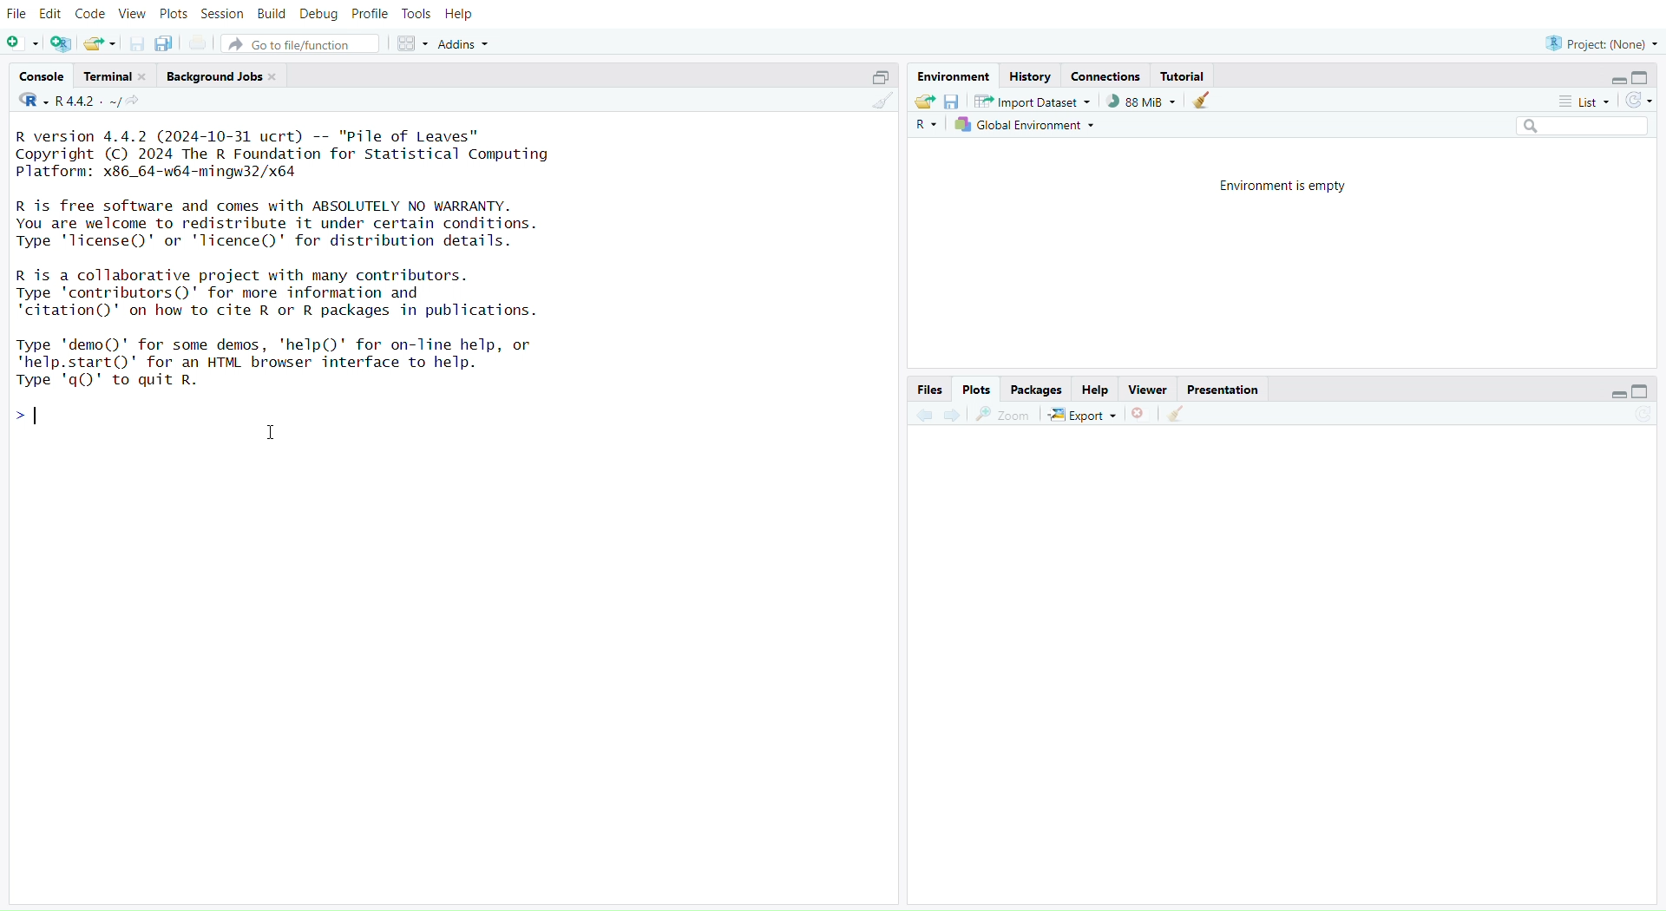 Image resolution: width=1666 pixels, height=911 pixels. I want to click on plots, so click(175, 13).